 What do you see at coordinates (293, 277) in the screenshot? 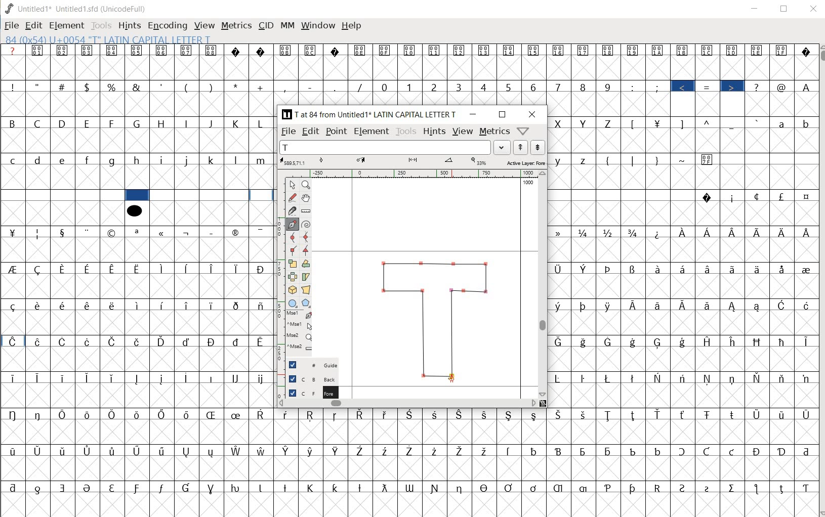
I see `flip` at bounding box center [293, 277].